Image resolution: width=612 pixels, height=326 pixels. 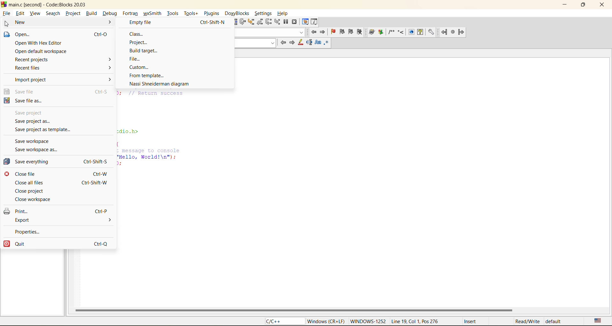 What do you see at coordinates (145, 50) in the screenshot?
I see `build target` at bounding box center [145, 50].